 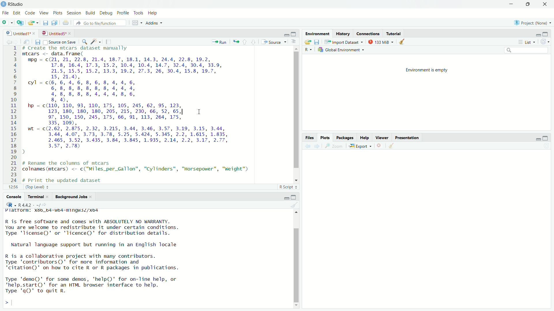 What do you see at coordinates (36, 196) in the screenshot?
I see `Terminal` at bounding box center [36, 196].